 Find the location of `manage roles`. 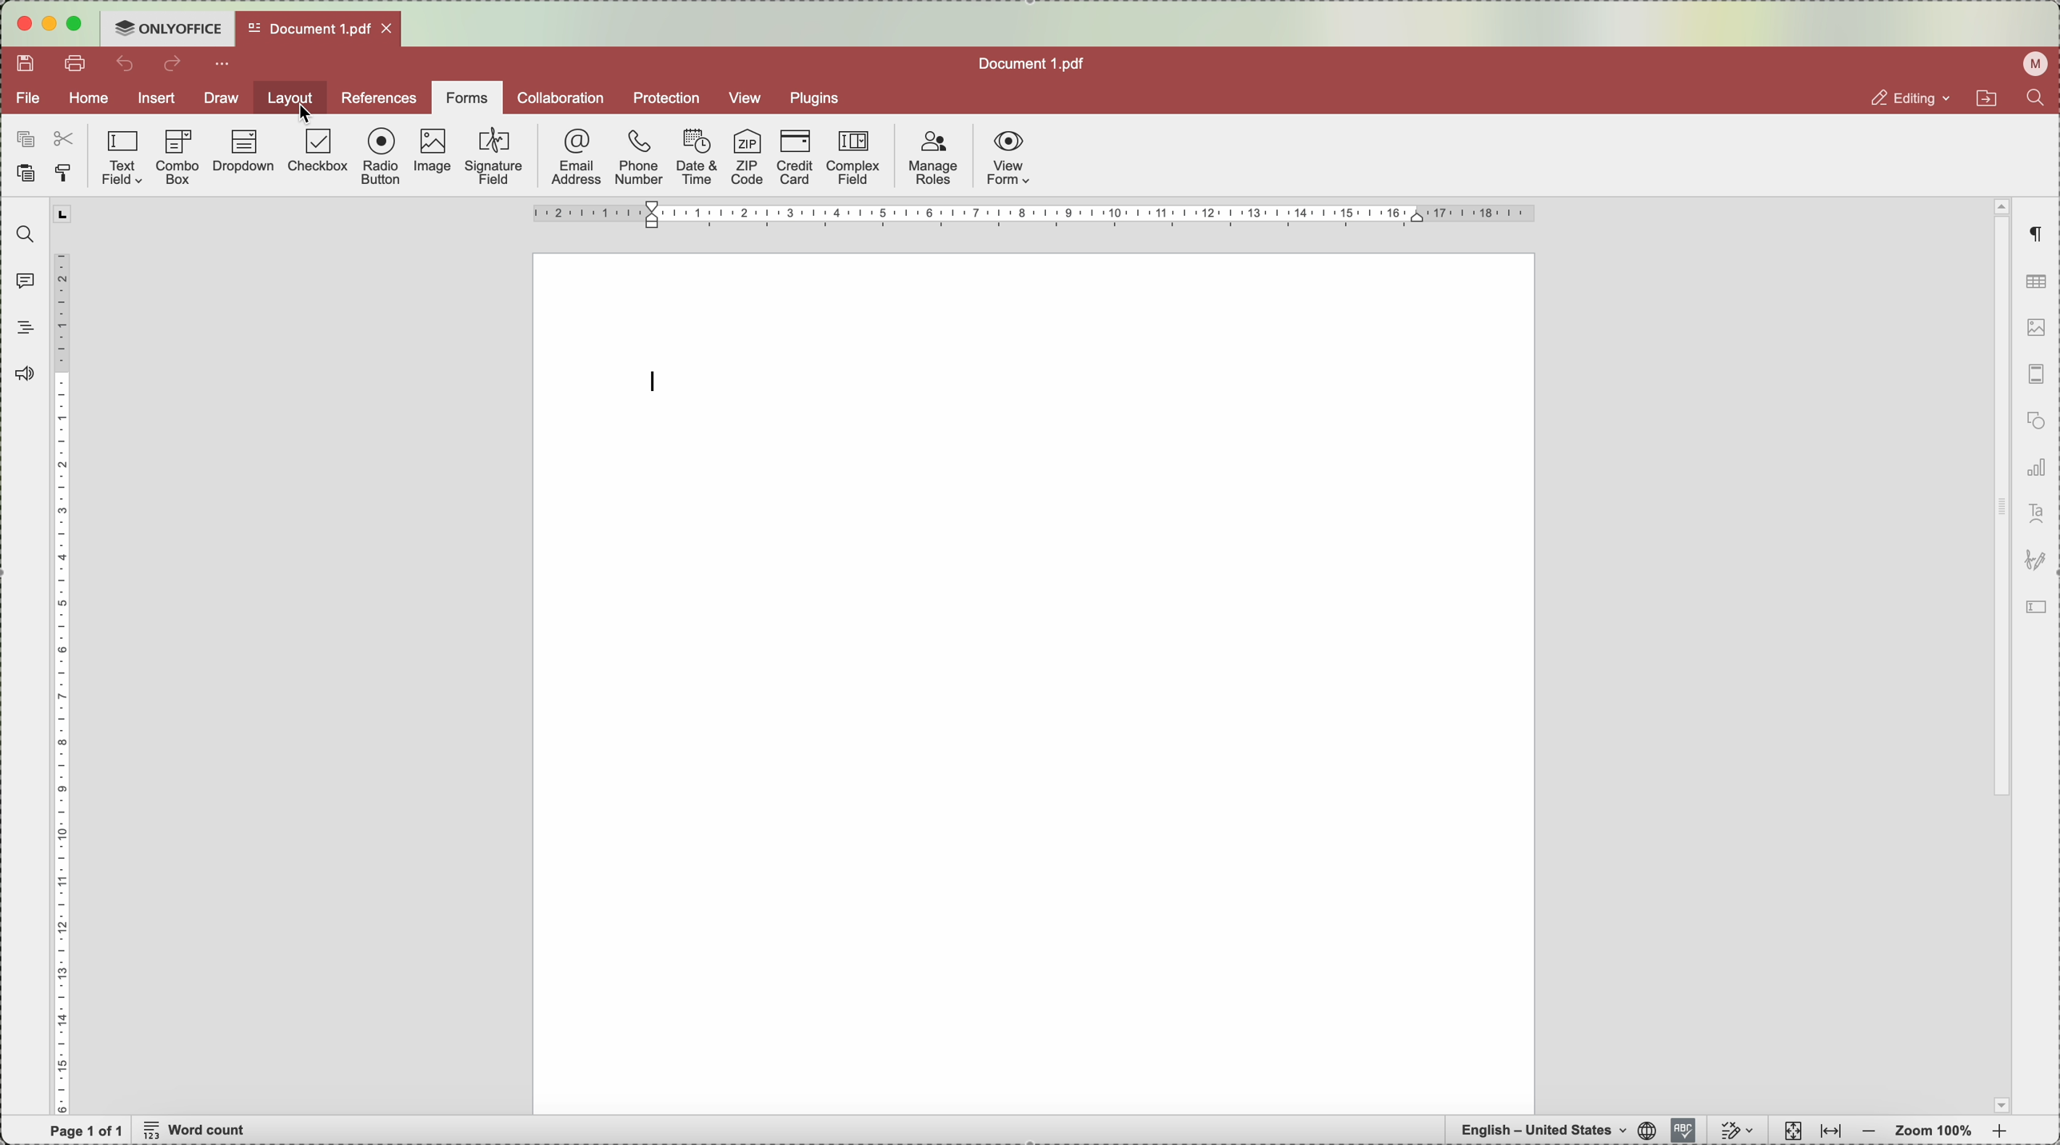

manage roles is located at coordinates (933, 159).